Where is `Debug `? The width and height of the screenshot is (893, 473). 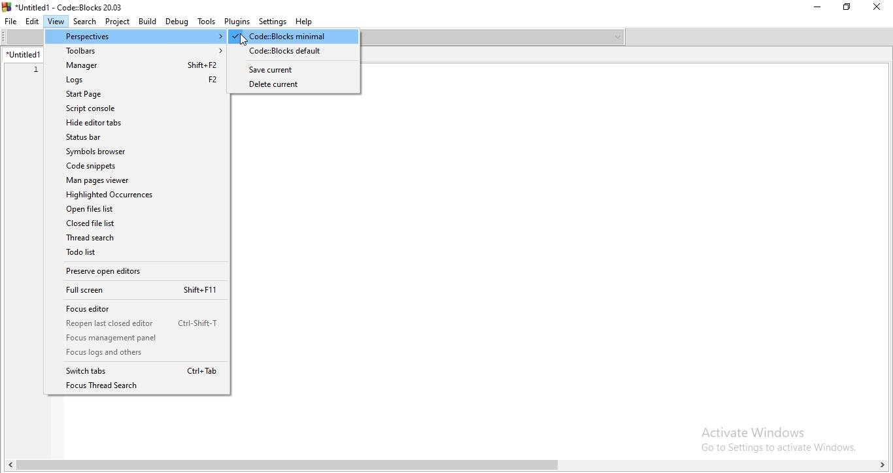
Debug  is located at coordinates (177, 20).